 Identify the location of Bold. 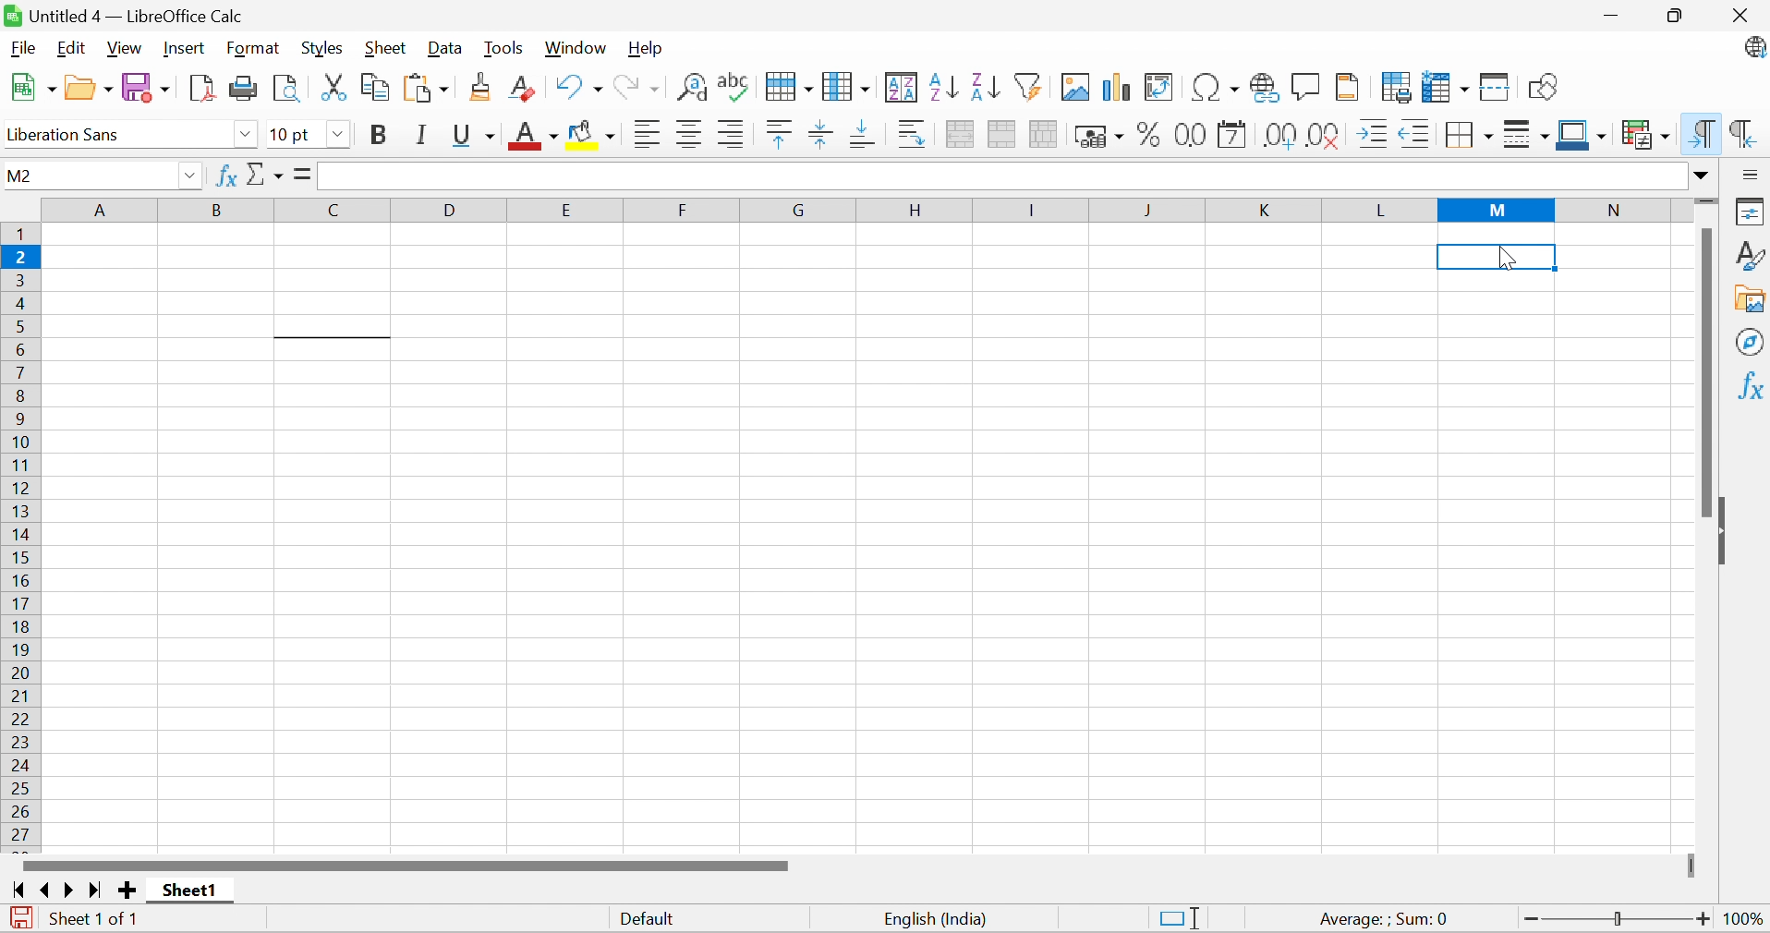
(377, 135).